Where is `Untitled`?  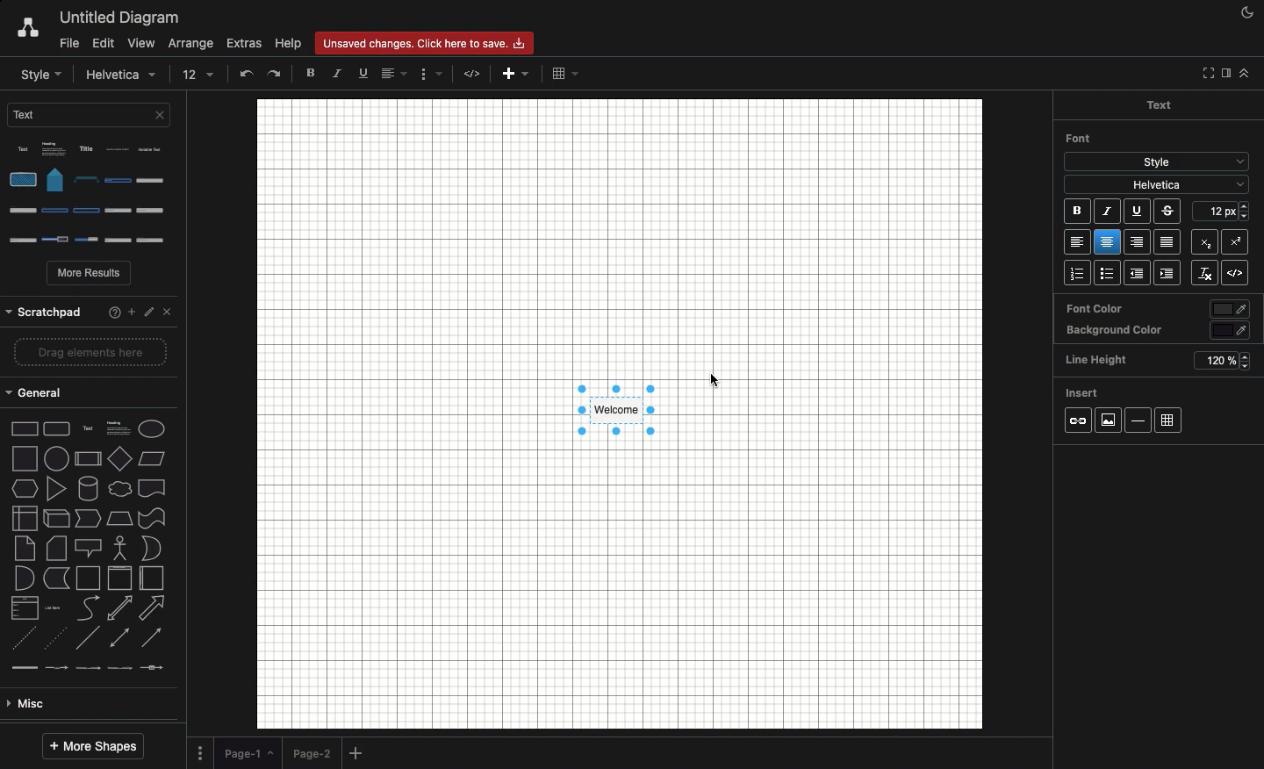
Untitled is located at coordinates (120, 18).